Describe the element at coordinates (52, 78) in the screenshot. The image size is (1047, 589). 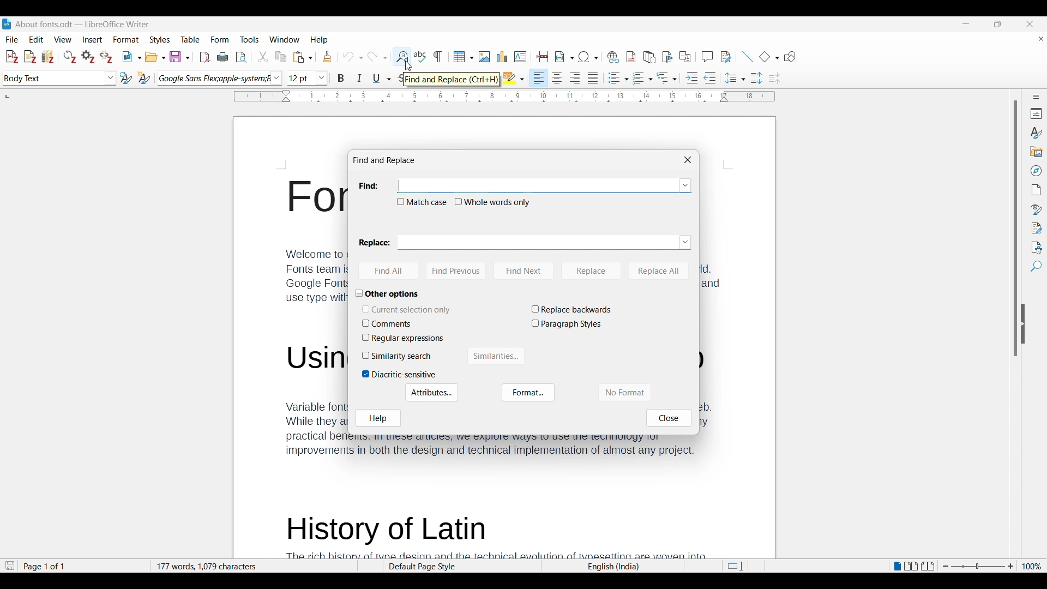
I see `Enter current paragraph style` at that location.